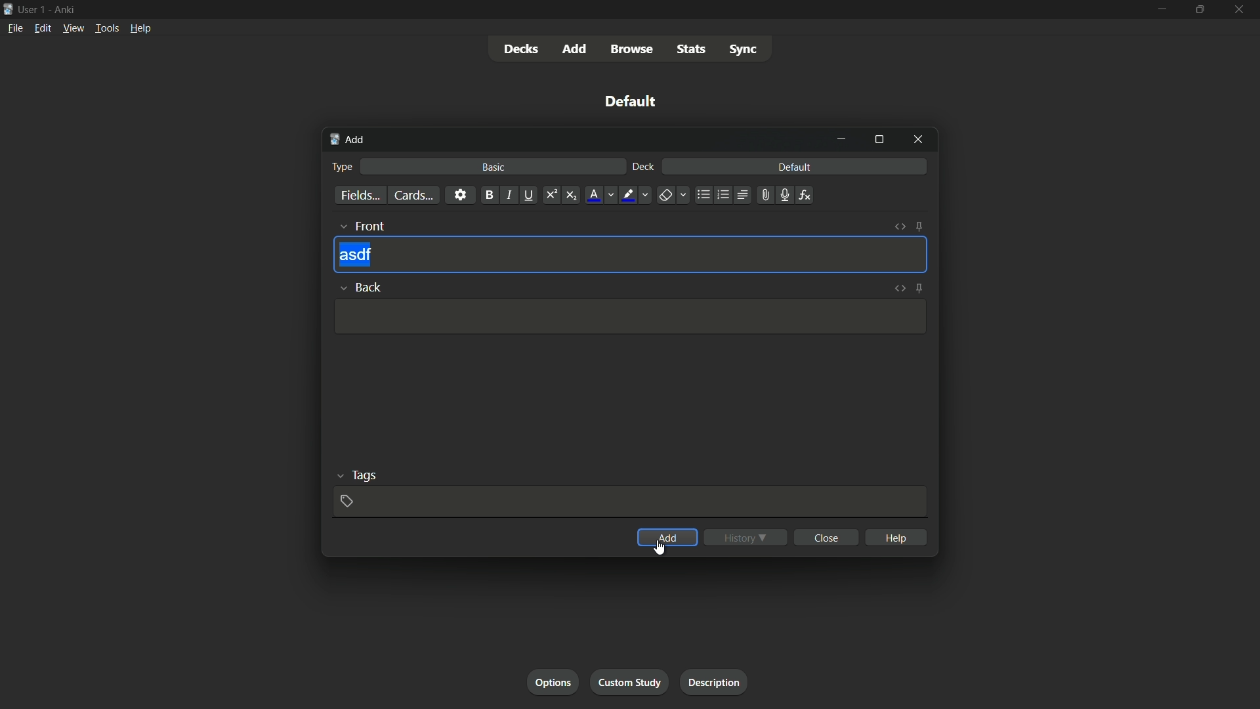  I want to click on toggle html editor, so click(898, 288).